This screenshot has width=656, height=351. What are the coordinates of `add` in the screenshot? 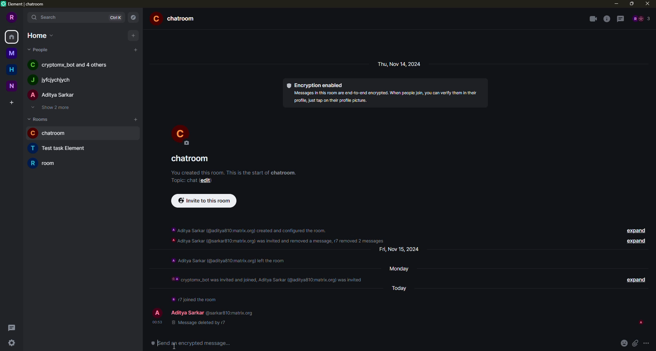 It's located at (136, 50).